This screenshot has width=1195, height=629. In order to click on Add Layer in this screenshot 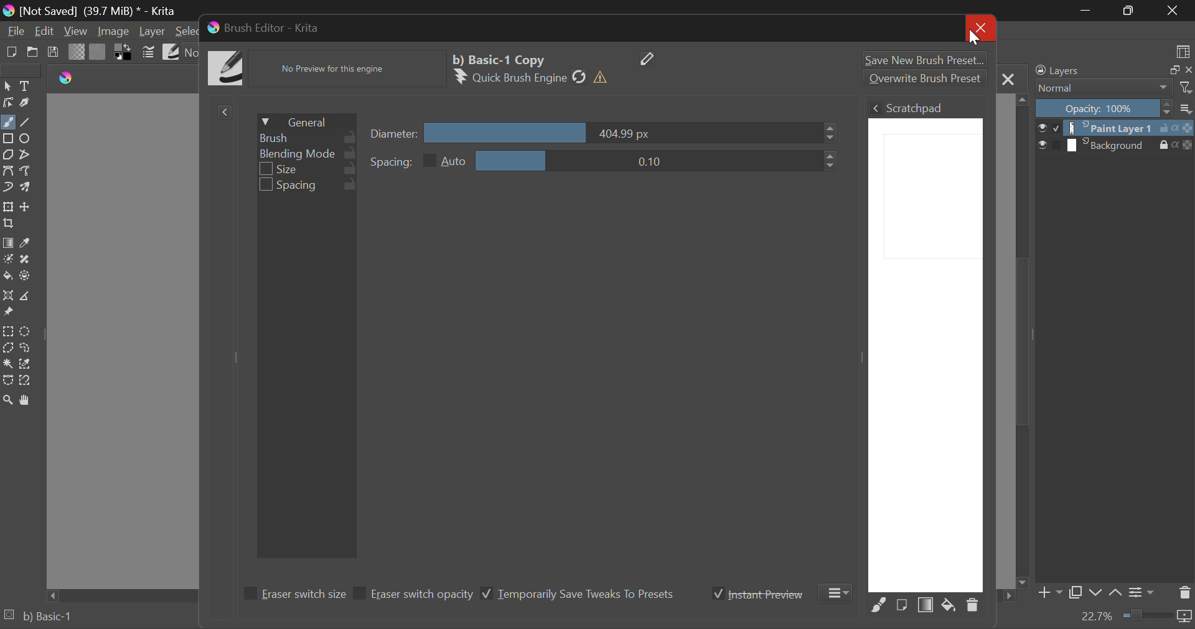, I will do `click(1049, 593)`.